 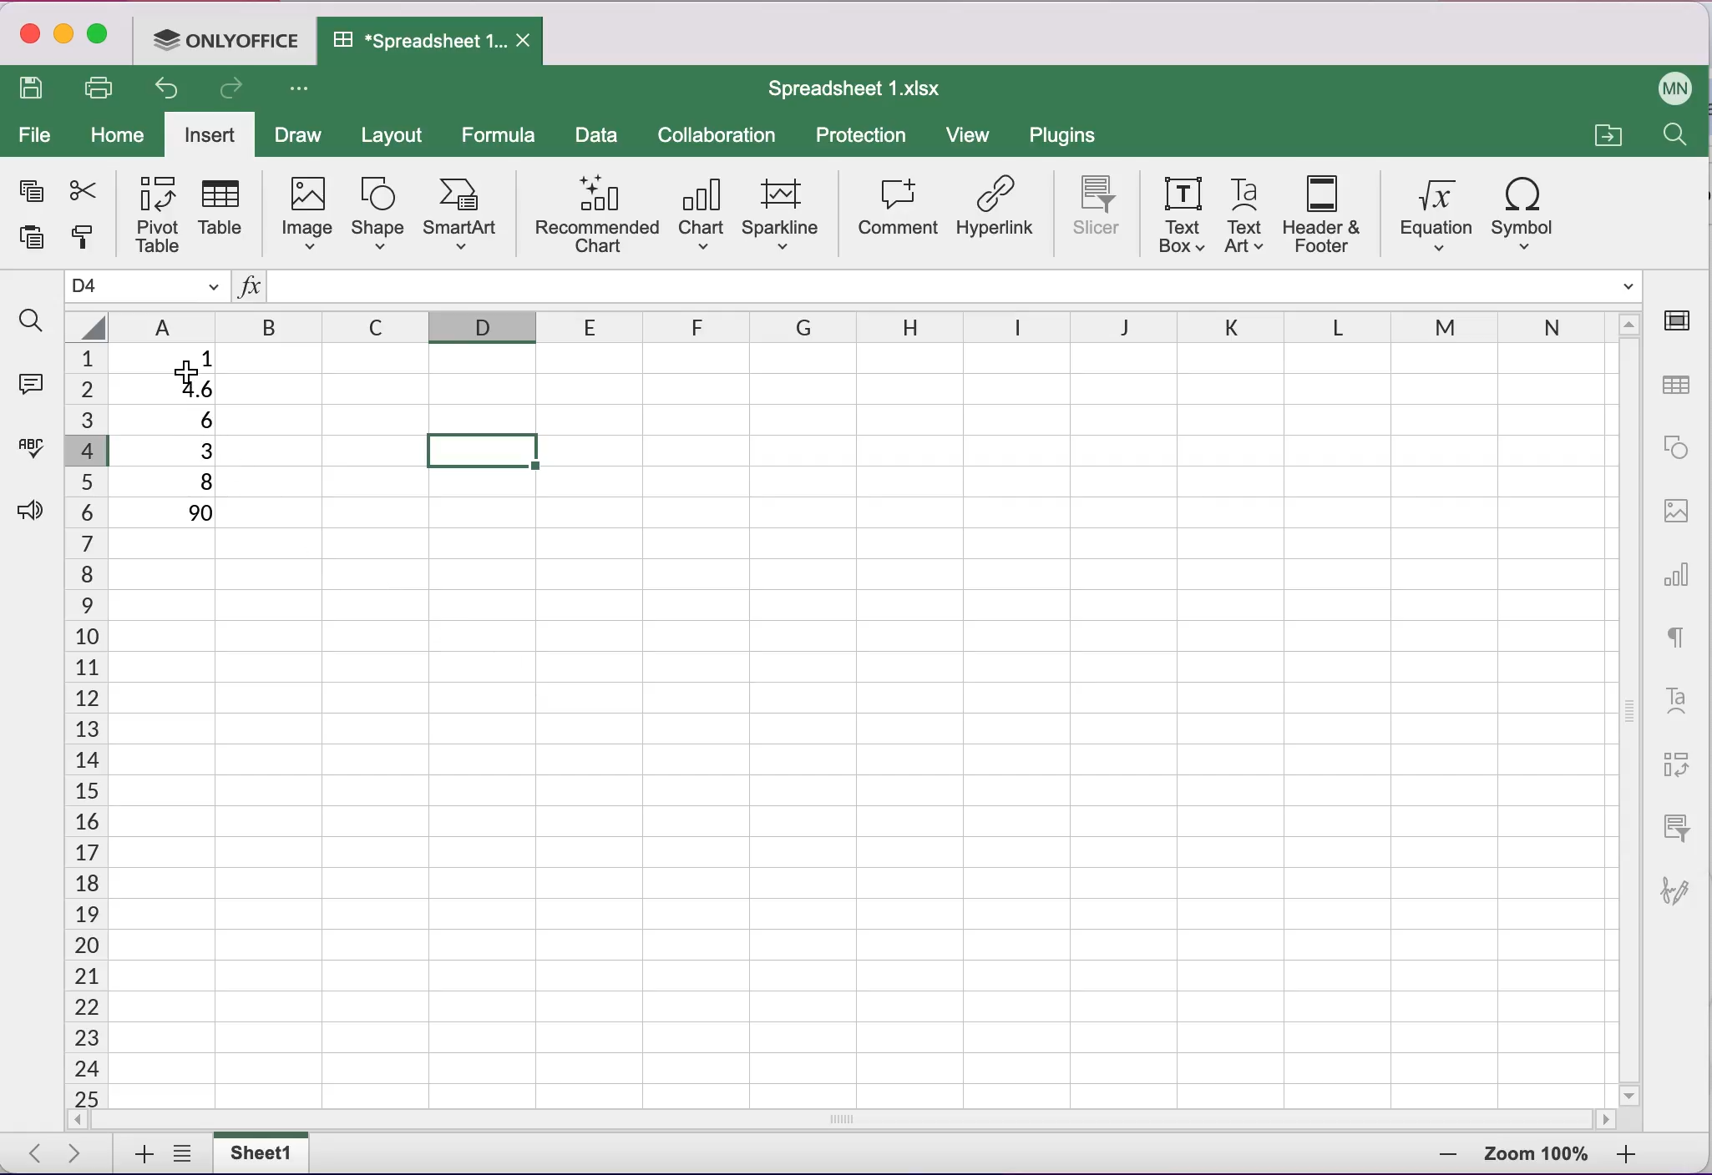 I want to click on list of sheets, so click(x=182, y=1156).